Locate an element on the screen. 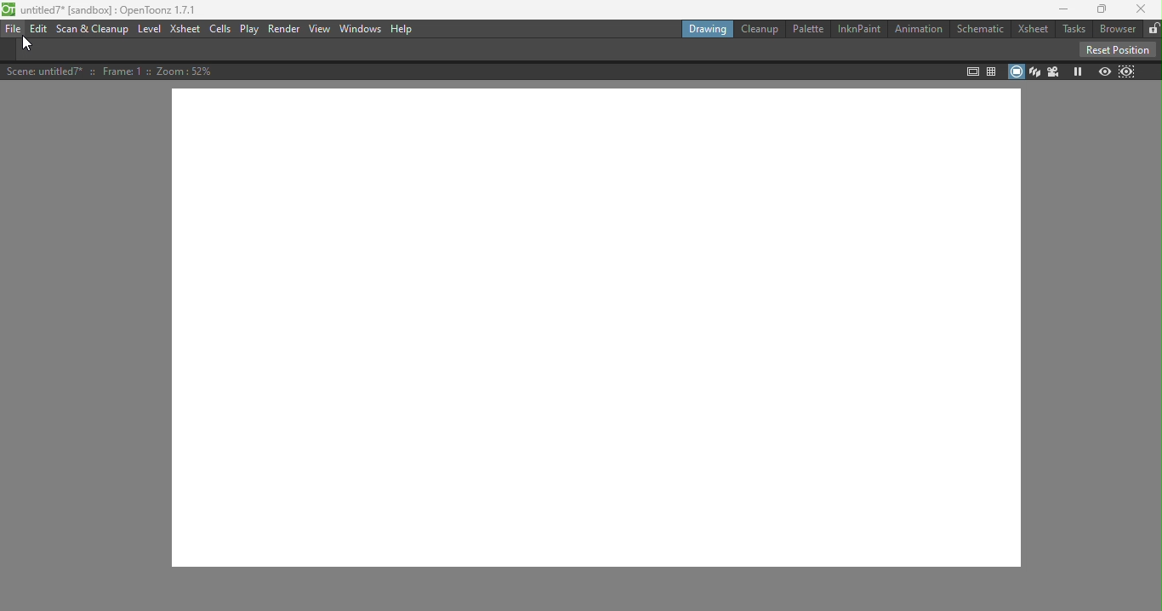  File is located at coordinates (13, 30).